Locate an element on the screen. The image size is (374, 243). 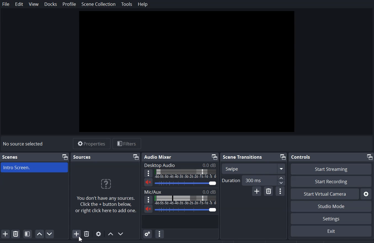
Swipe is located at coordinates (253, 168).